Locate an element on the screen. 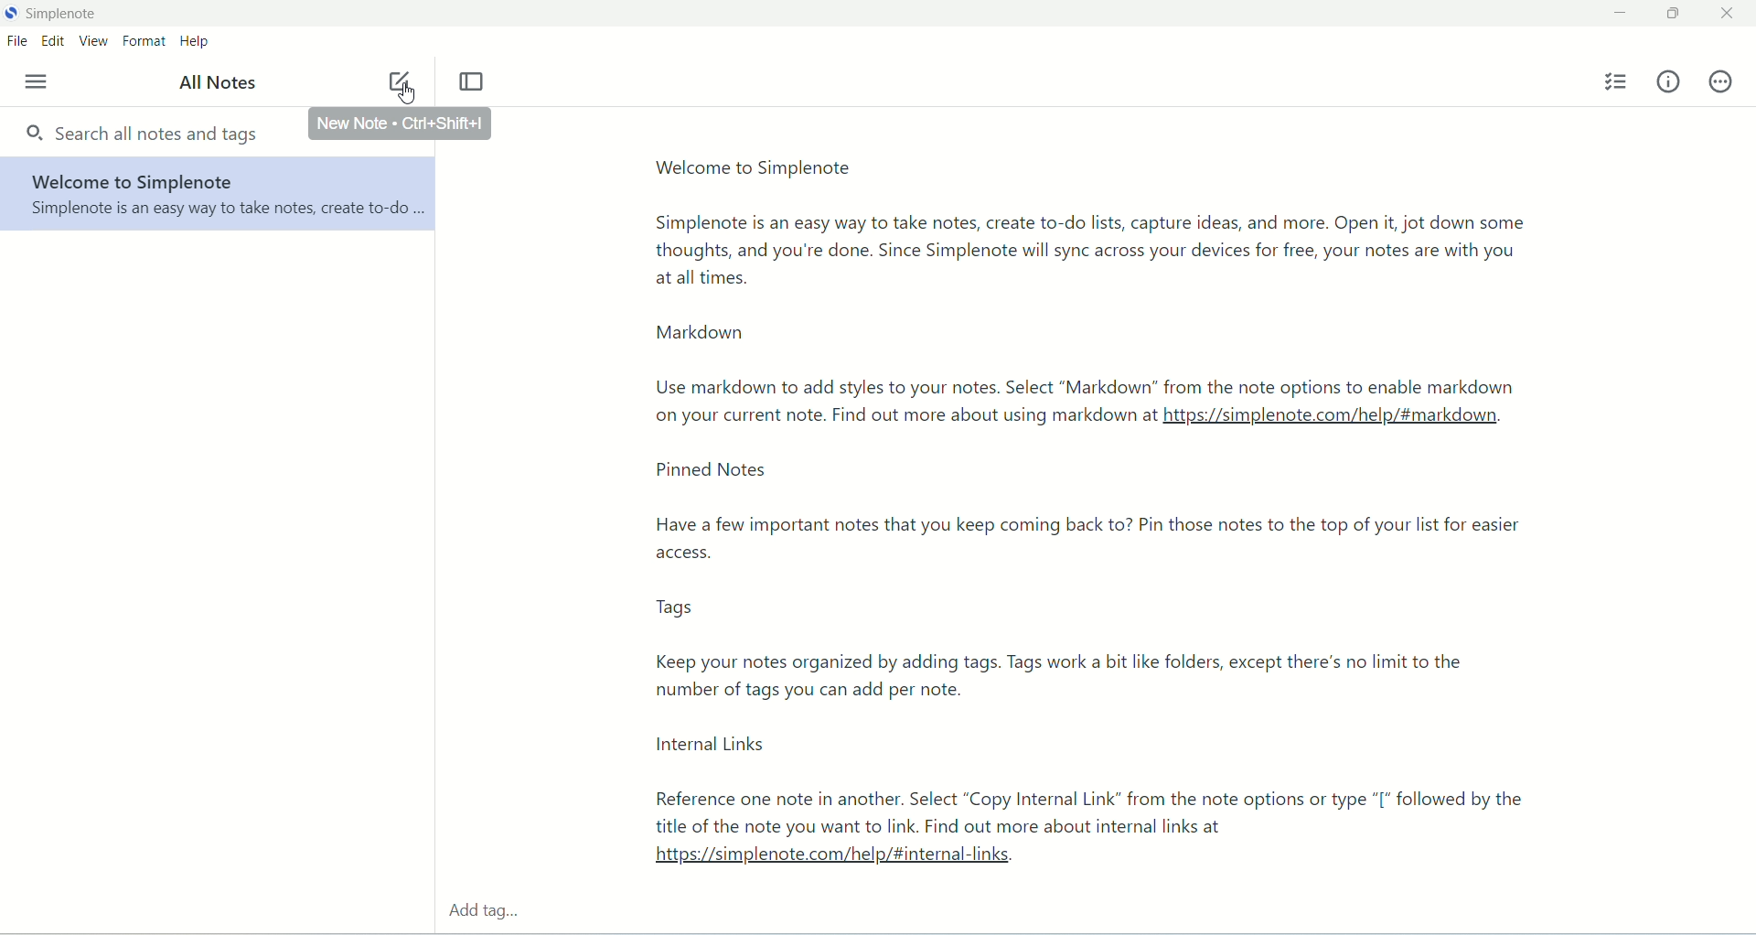  format is located at coordinates (145, 40).